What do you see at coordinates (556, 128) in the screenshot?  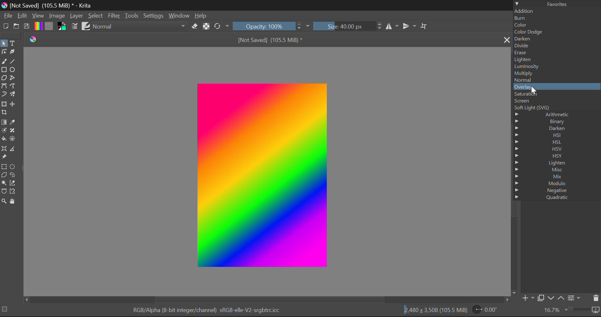 I see `Darken` at bounding box center [556, 128].